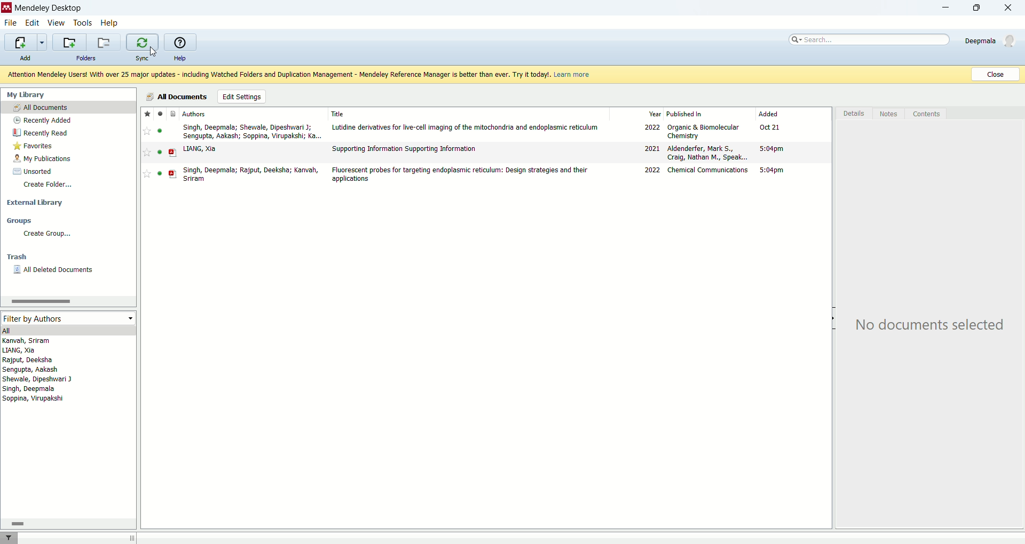 The image size is (1025, 544). What do you see at coordinates (637, 114) in the screenshot?
I see `year` at bounding box center [637, 114].